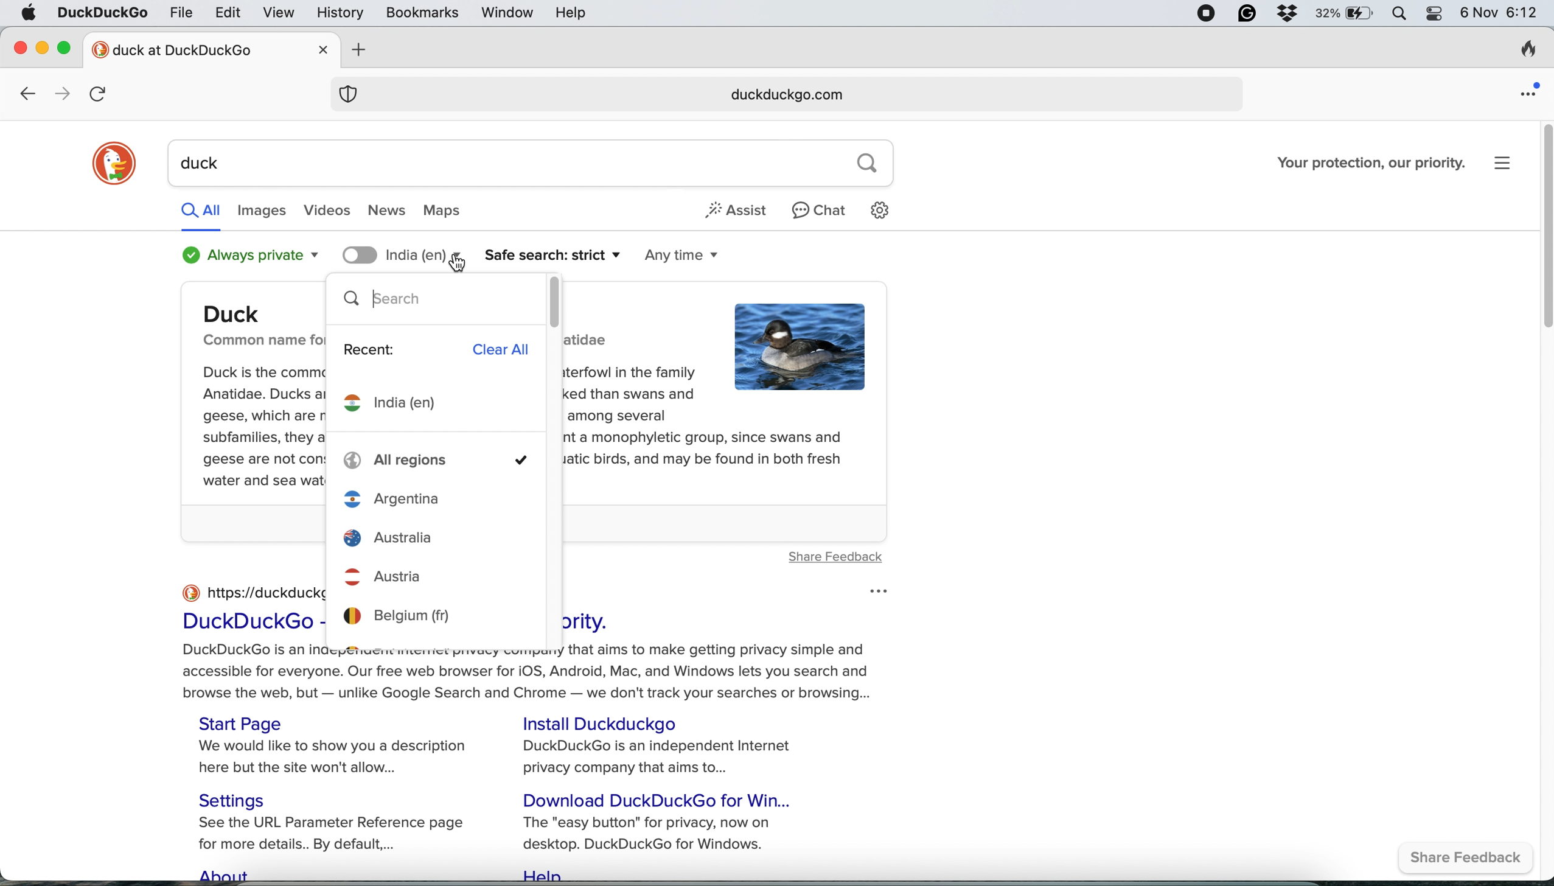 The height and width of the screenshot is (886, 1554). I want to click on battery, so click(1345, 14).